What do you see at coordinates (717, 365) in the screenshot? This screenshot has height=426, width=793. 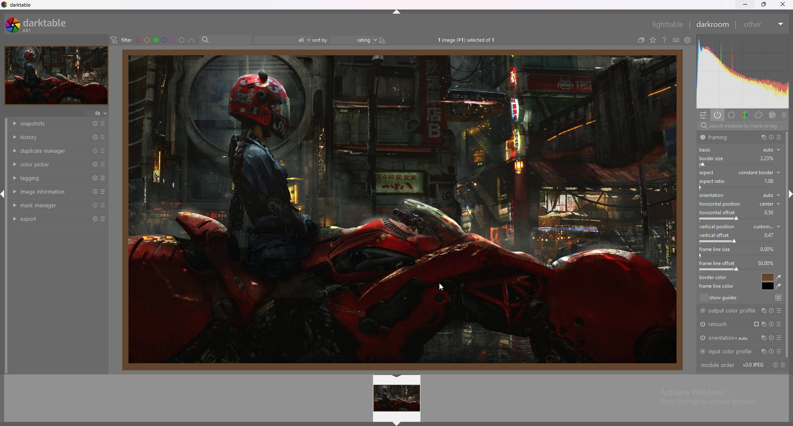 I see `module order` at bounding box center [717, 365].